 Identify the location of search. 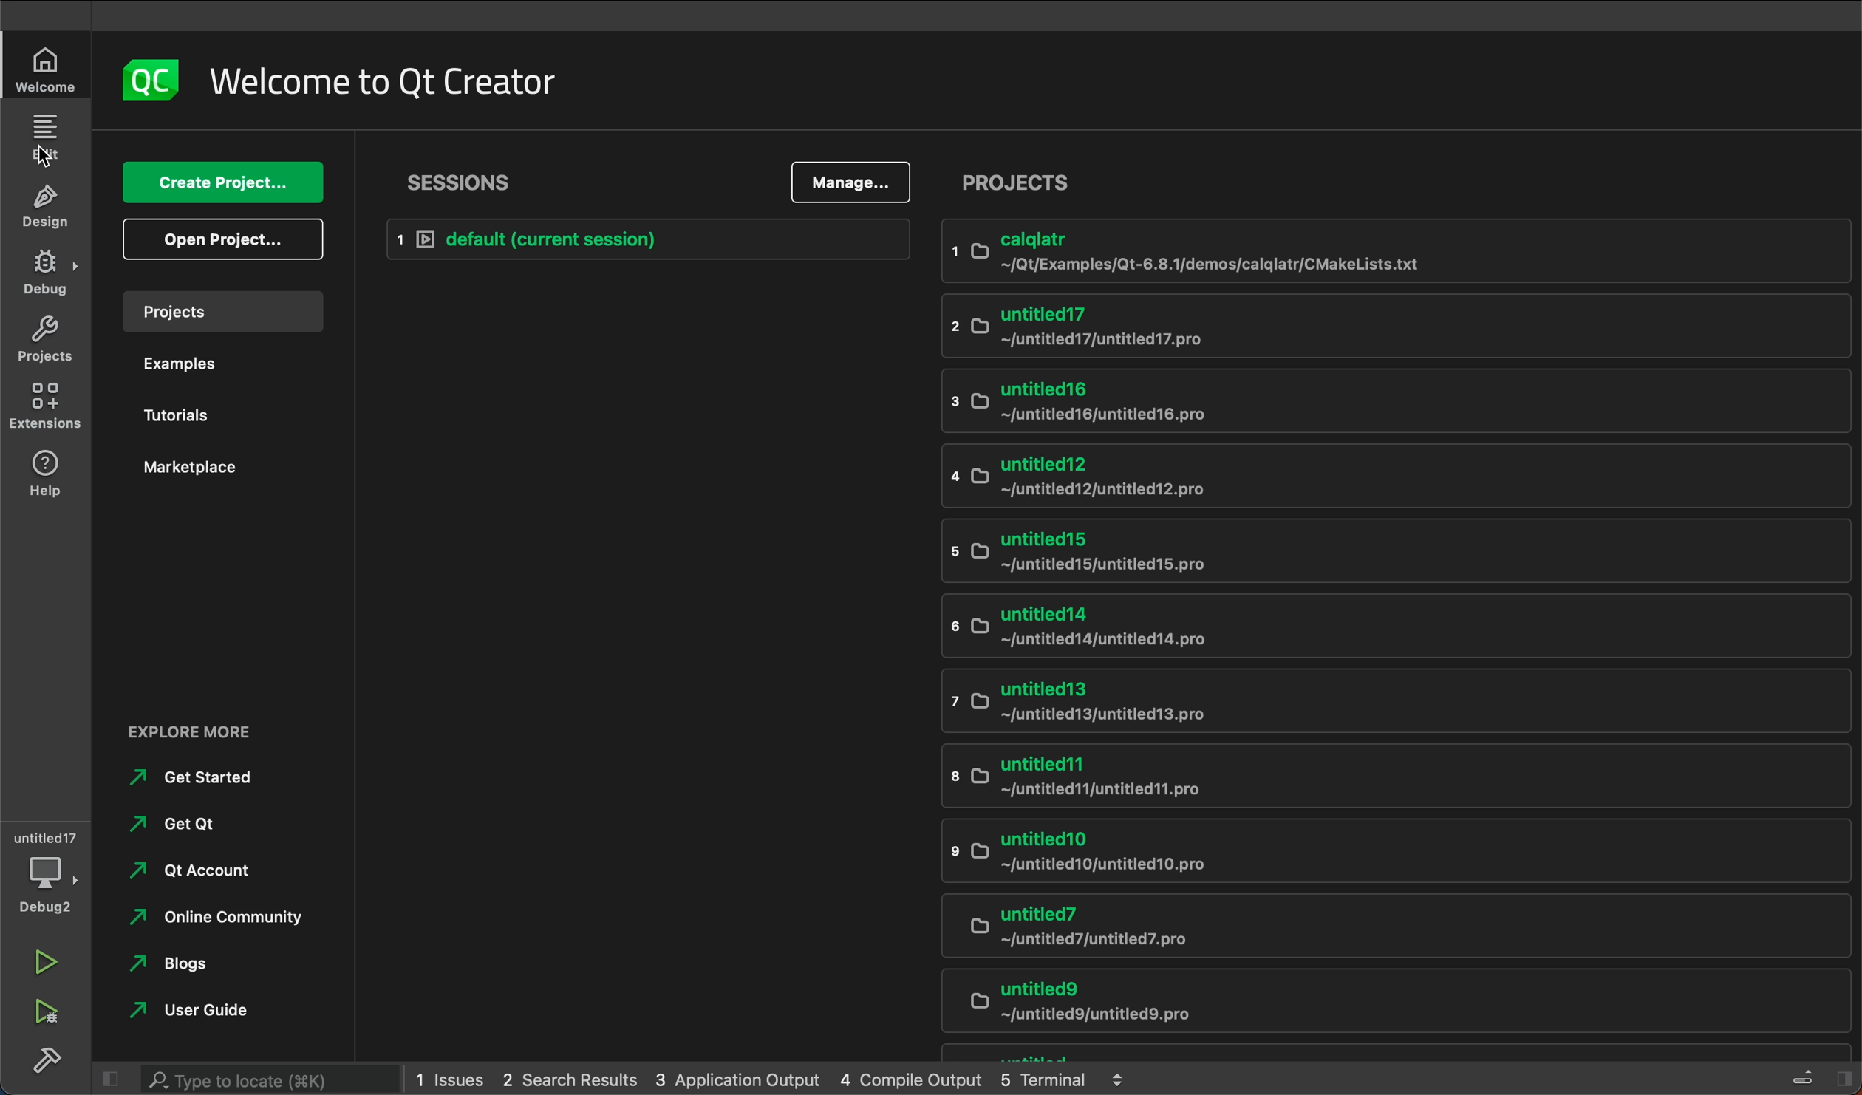
(272, 1079).